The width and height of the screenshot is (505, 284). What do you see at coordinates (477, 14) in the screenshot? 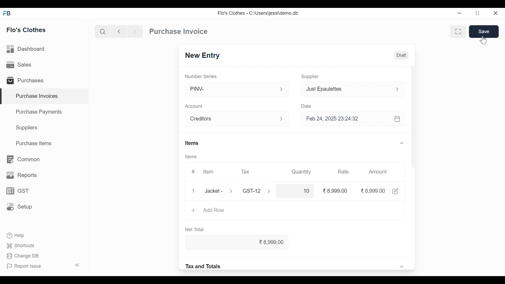
I see `Restore` at bounding box center [477, 14].